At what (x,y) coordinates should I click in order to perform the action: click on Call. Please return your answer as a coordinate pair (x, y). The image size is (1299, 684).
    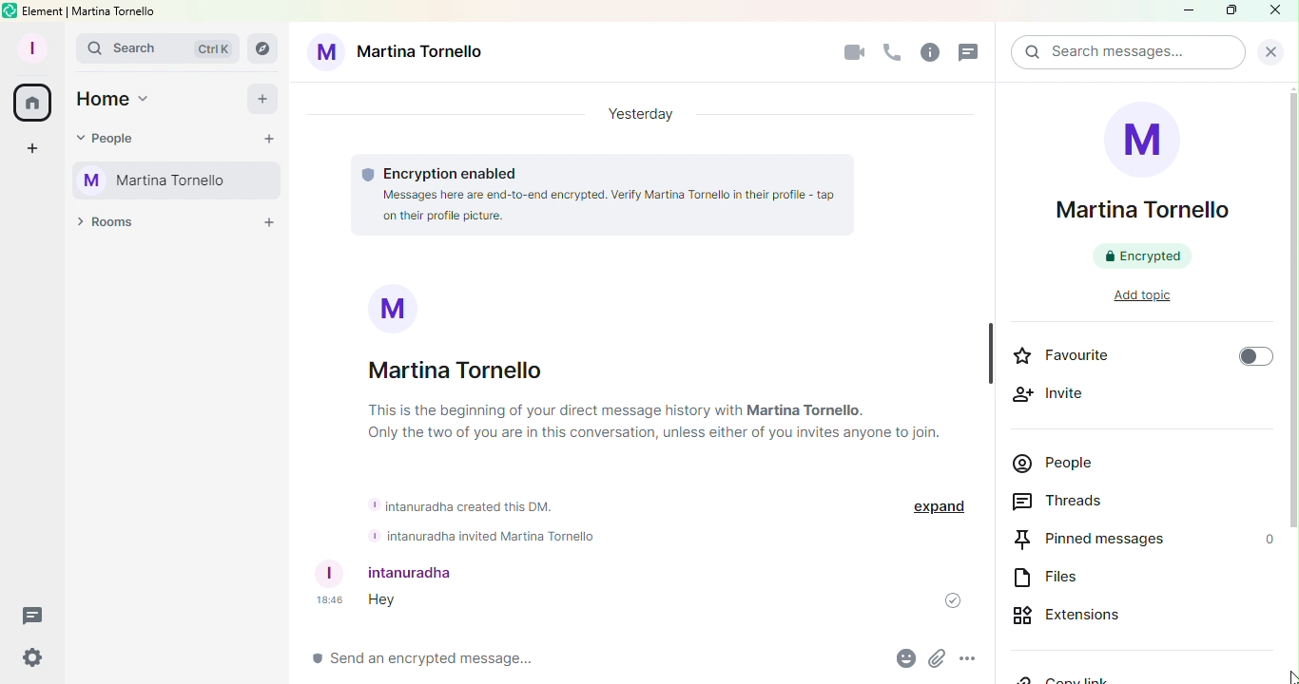
    Looking at the image, I should click on (893, 52).